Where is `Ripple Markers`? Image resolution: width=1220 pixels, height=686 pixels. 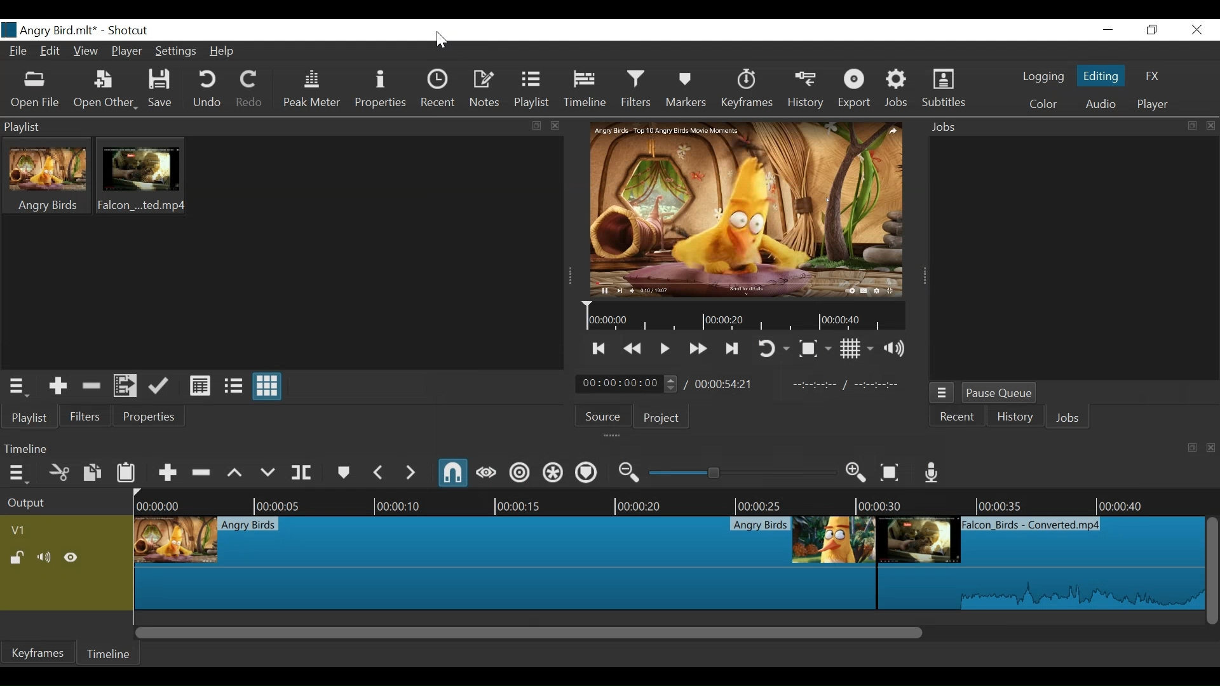
Ripple Markers is located at coordinates (585, 473).